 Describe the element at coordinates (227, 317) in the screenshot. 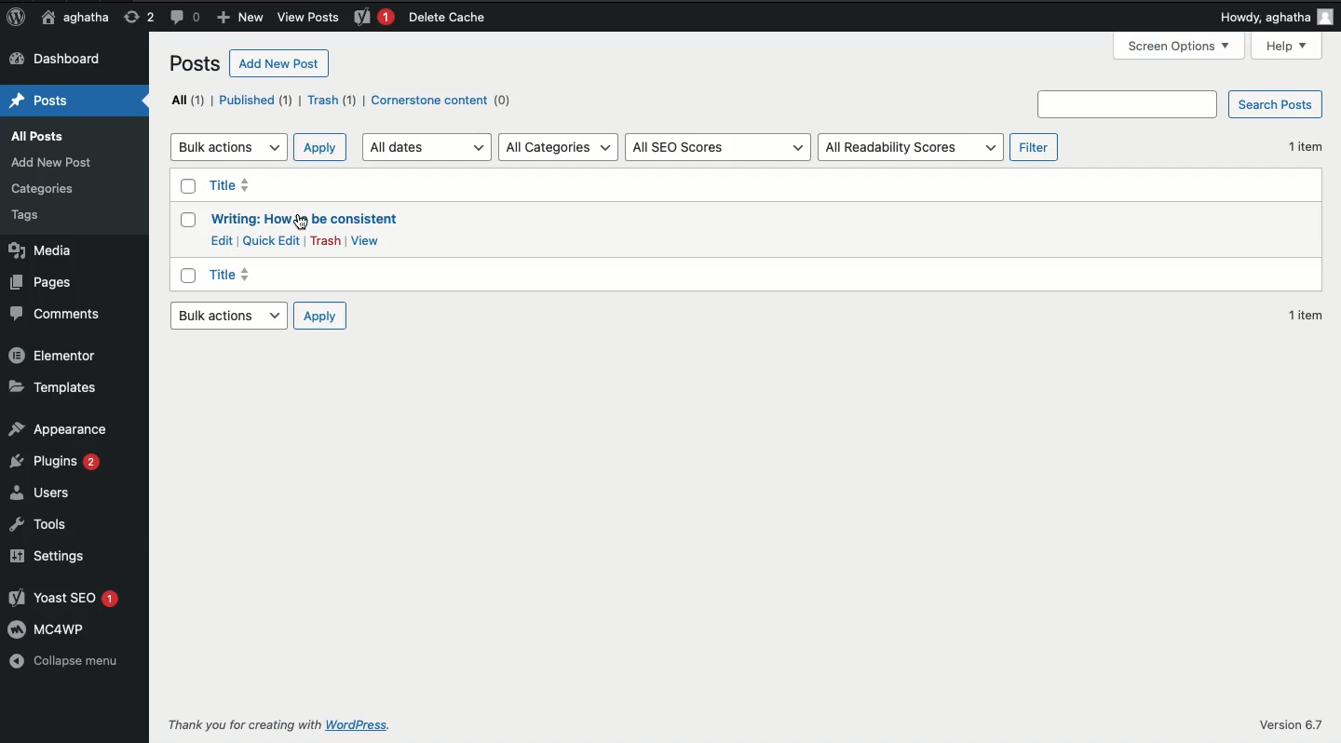

I see `Bulk actions` at that location.